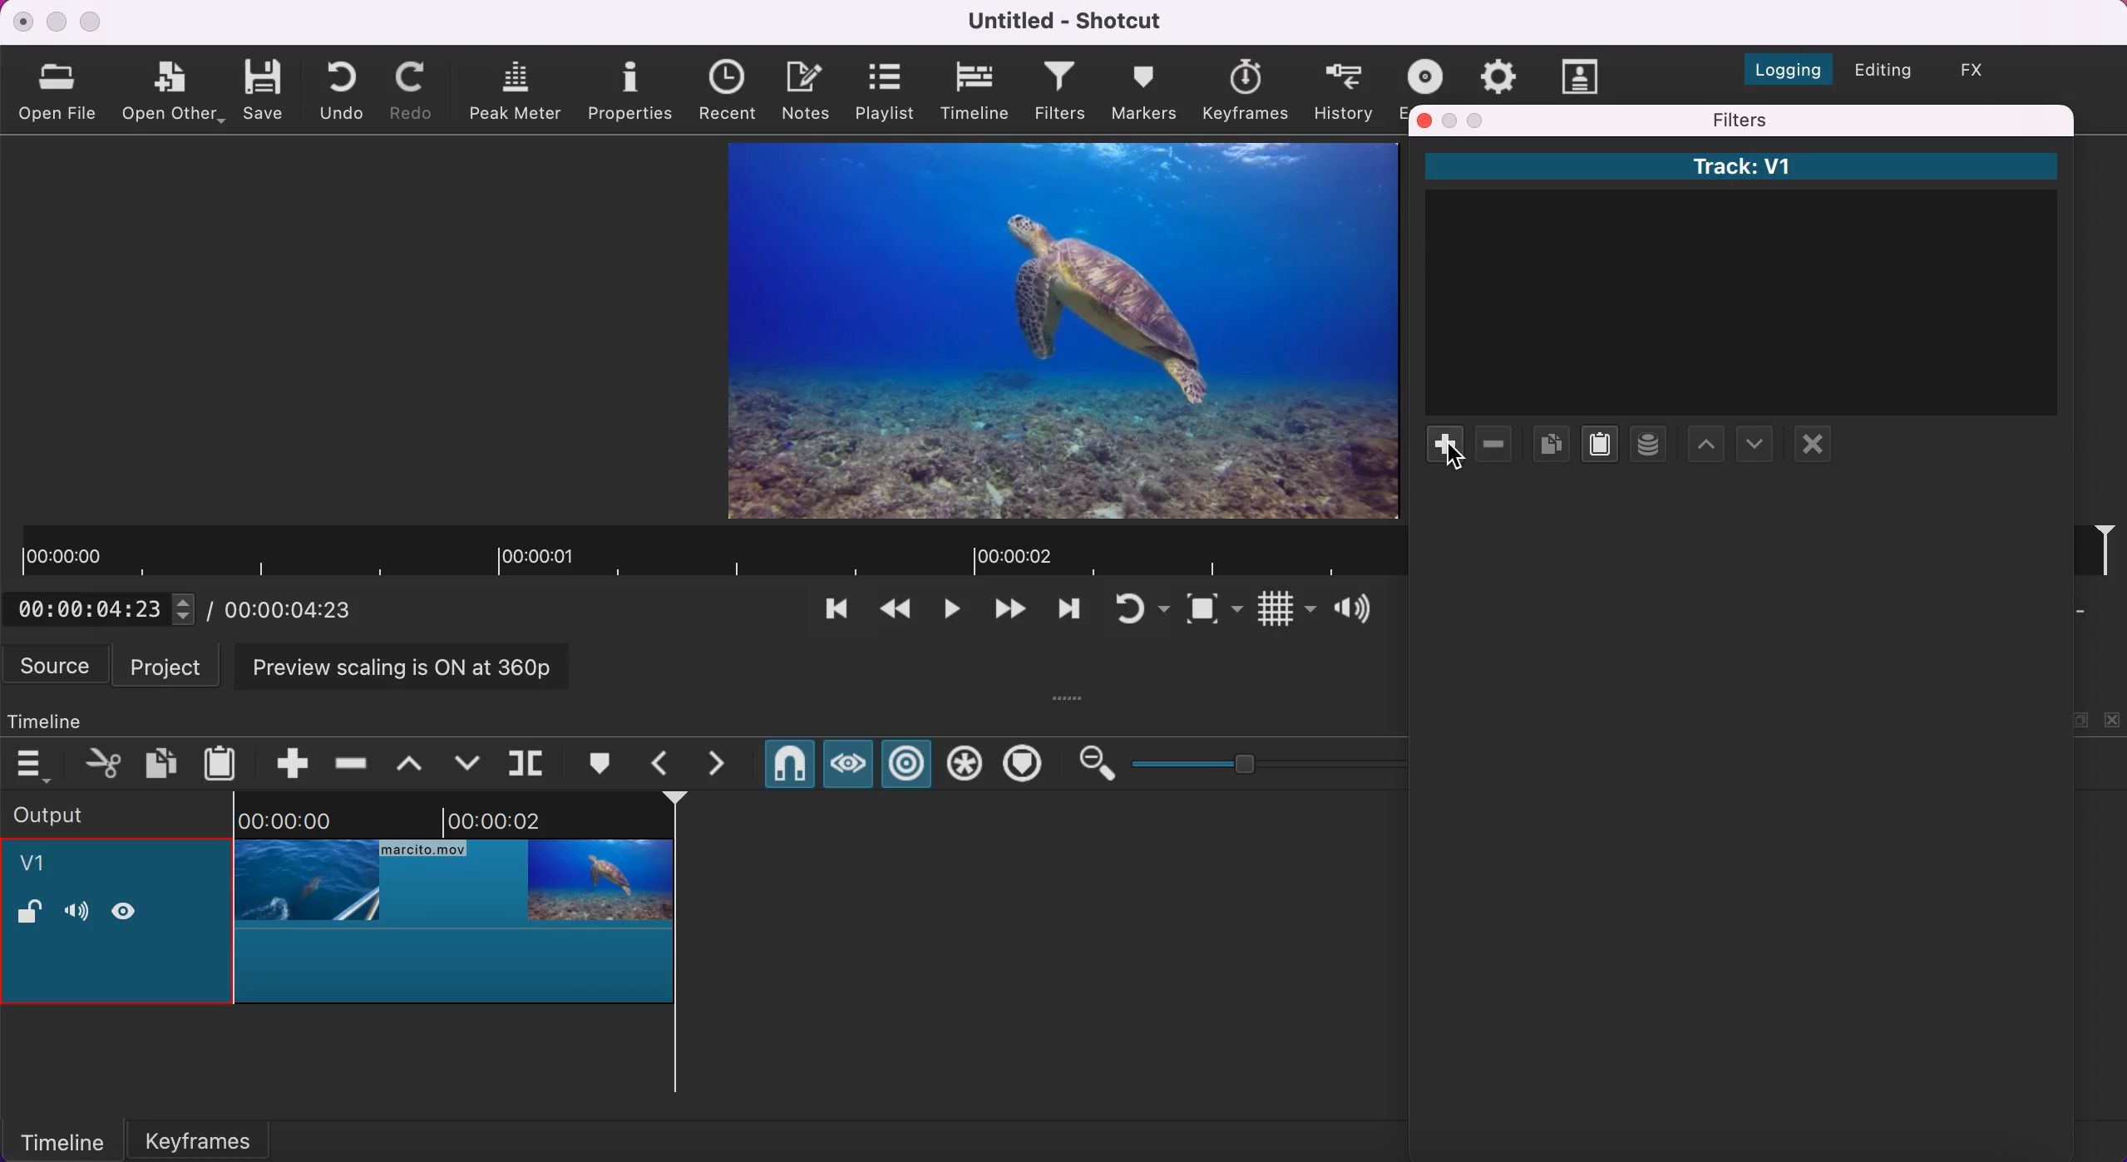  Describe the element at coordinates (2114, 721) in the screenshot. I see `close` at that location.